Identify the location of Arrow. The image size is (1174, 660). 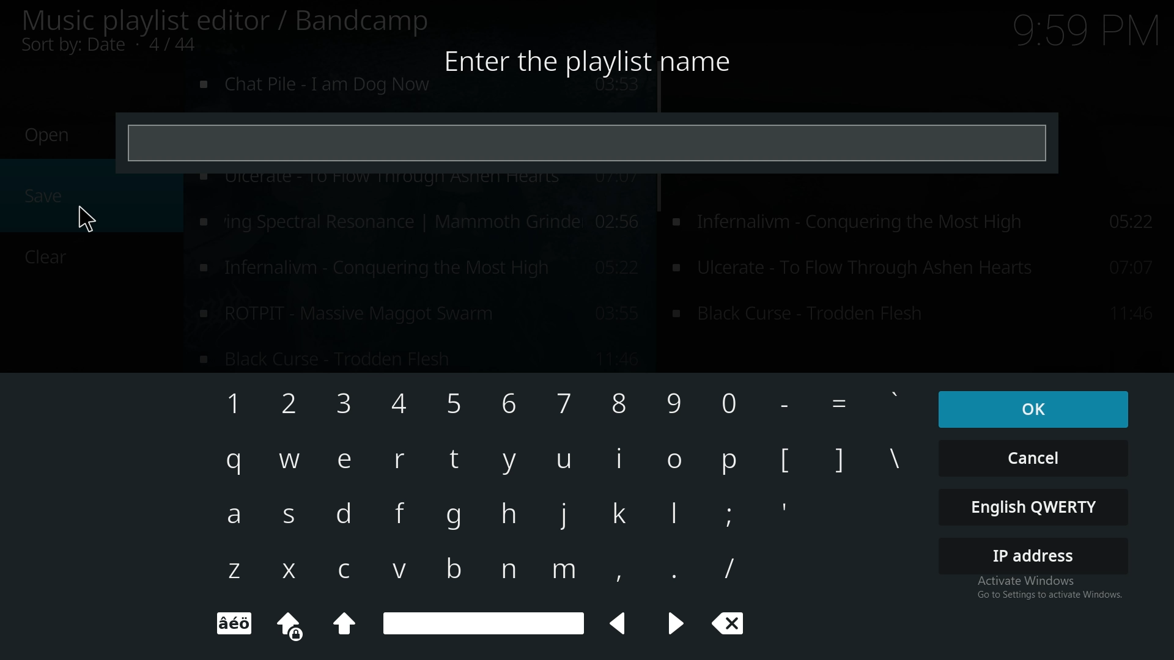
(623, 624).